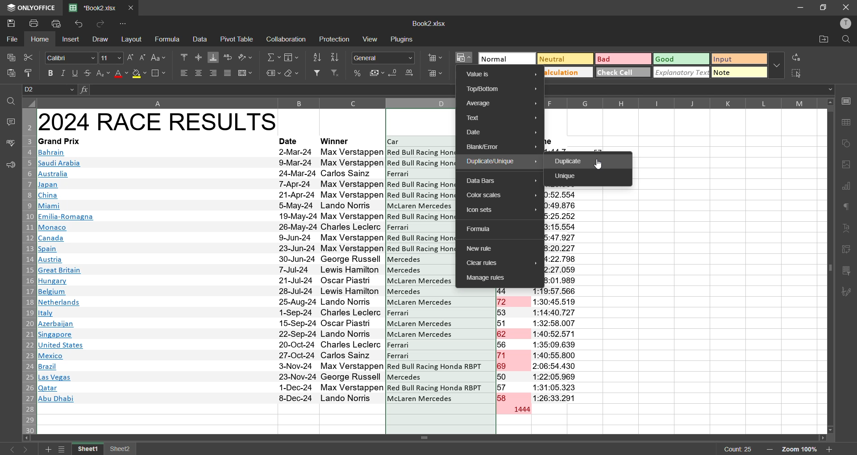 The image size is (857, 455). Describe the element at coordinates (502, 147) in the screenshot. I see `blank/error` at that location.